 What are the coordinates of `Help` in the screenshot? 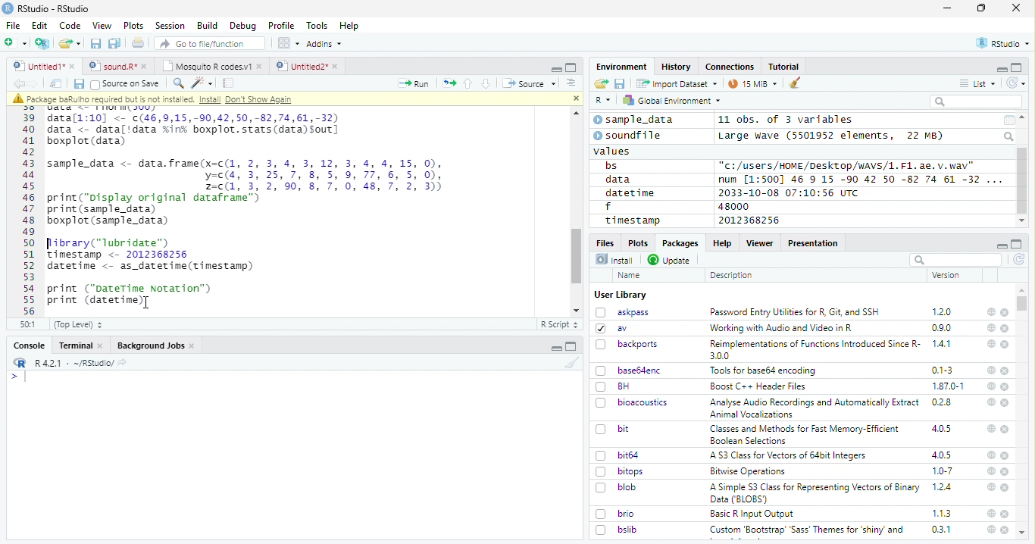 It's located at (721, 242).